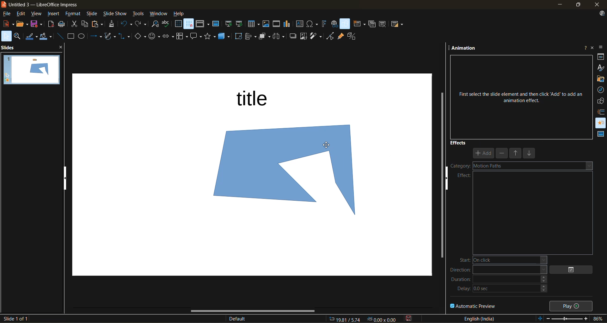 This screenshot has height=323, width=607. Describe the element at coordinates (603, 47) in the screenshot. I see `sidebar settings` at that location.